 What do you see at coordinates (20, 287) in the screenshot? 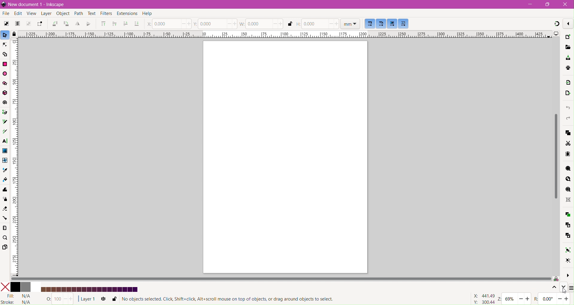
I see `Colors` at bounding box center [20, 287].